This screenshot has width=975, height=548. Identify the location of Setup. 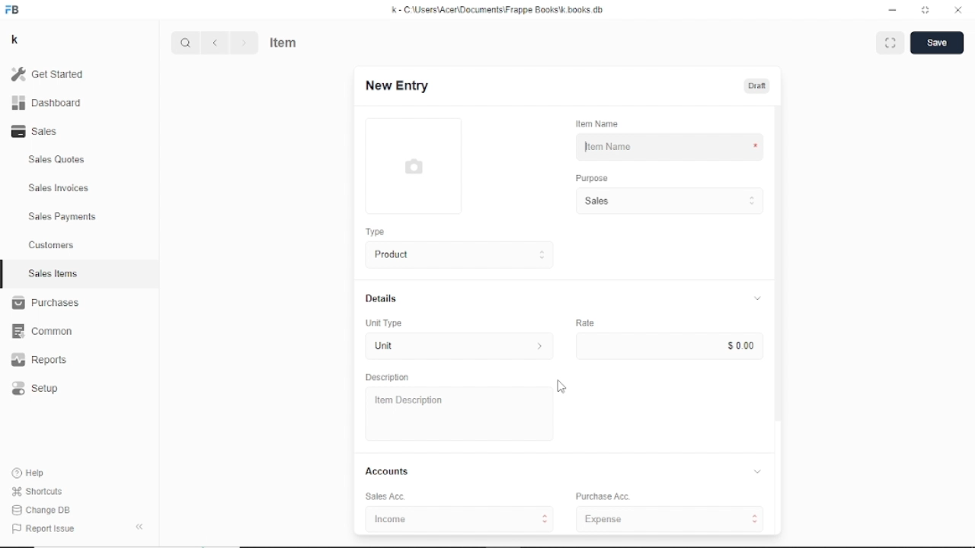
(36, 389).